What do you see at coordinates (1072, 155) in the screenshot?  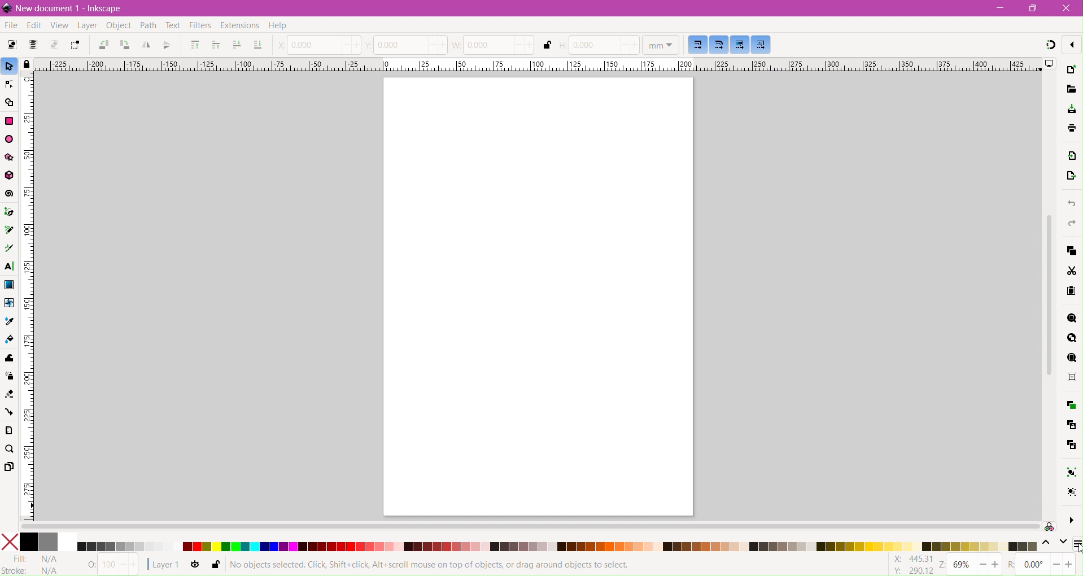 I see `Import` at bounding box center [1072, 155].